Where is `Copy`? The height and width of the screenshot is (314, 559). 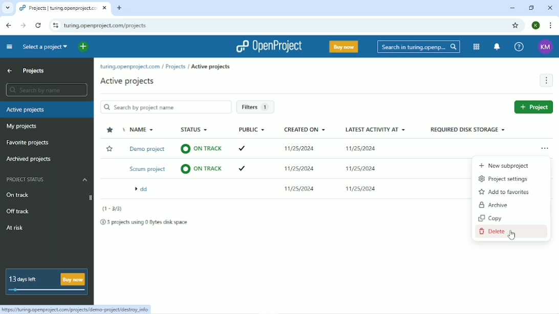
Copy is located at coordinates (490, 218).